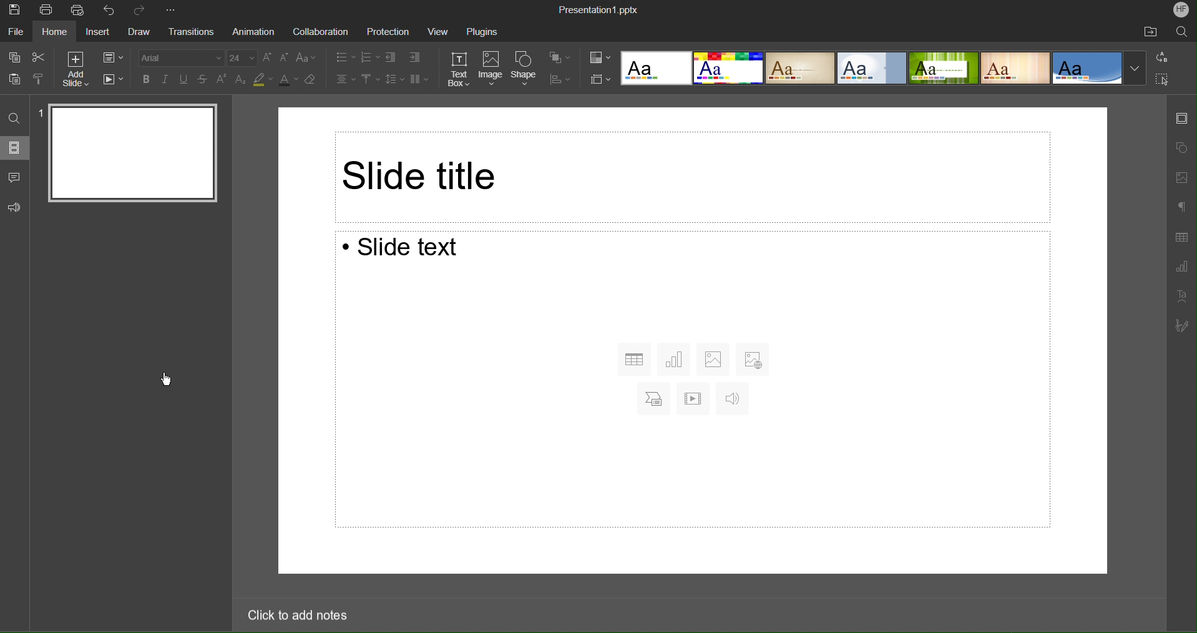  What do you see at coordinates (16, 147) in the screenshot?
I see `Slides` at bounding box center [16, 147].